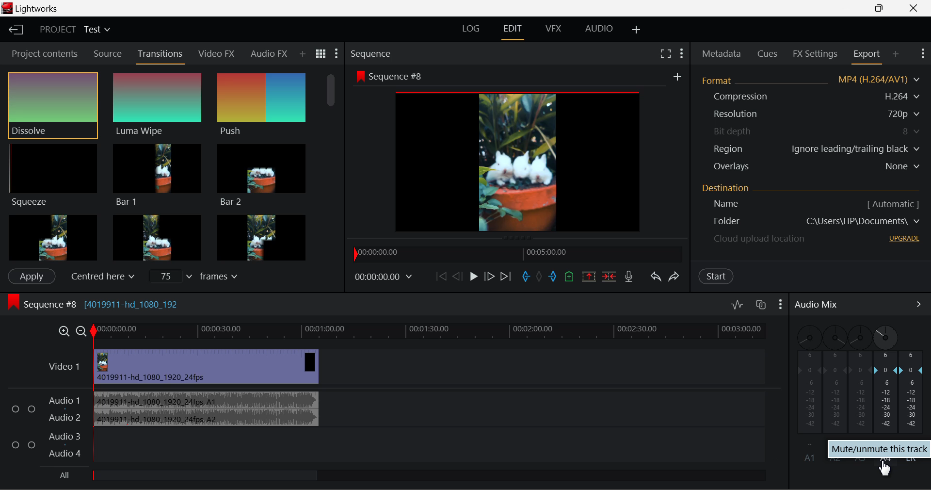 The image size is (931, 490). Describe the element at coordinates (526, 278) in the screenshot. I see `Mark In` at that location.